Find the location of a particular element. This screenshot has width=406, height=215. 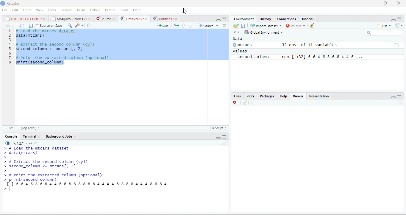

checkbox is located at coordinates (37, 26).